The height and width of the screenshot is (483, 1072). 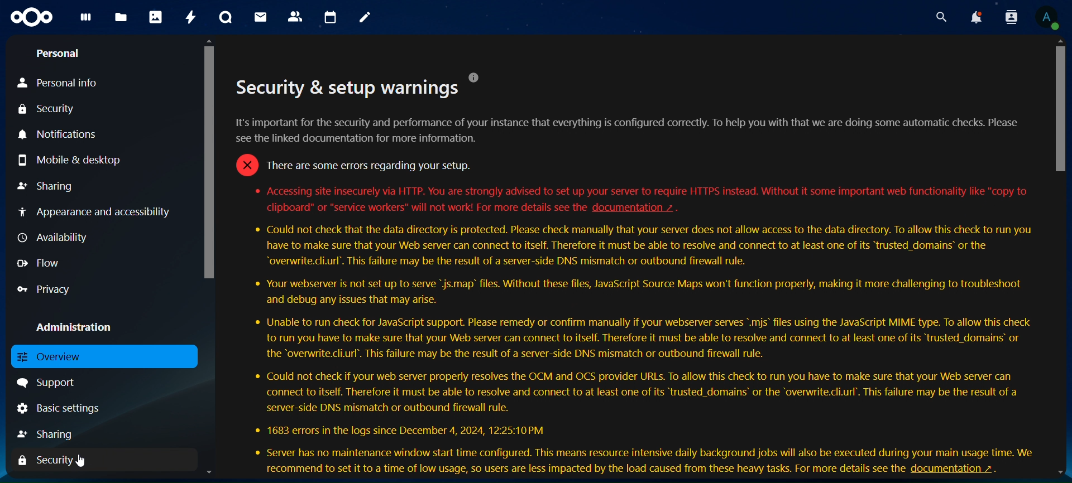 I want to click on scrollbar, so click(x=207, y=160).